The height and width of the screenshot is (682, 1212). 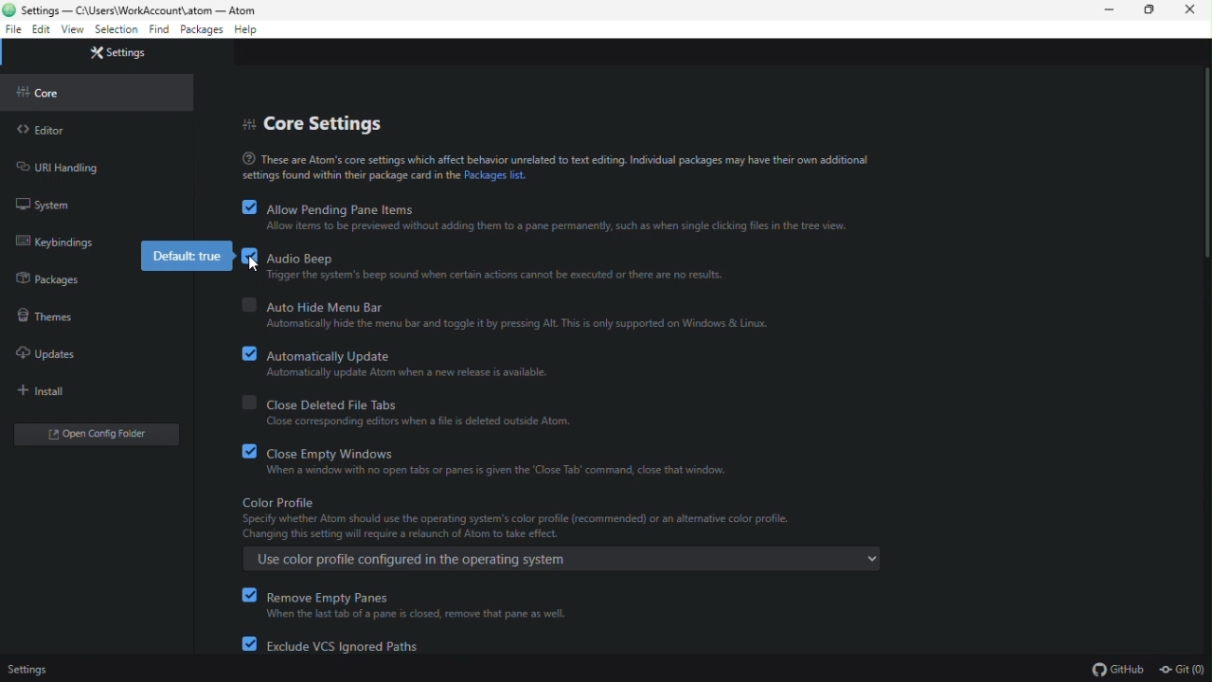 What do you see at coordinates (505, 475) in the screenshot?
I see `When a window with no open tabs or panes is given the 'Close tab' command, close that window.` at bounding box center [505, 475].